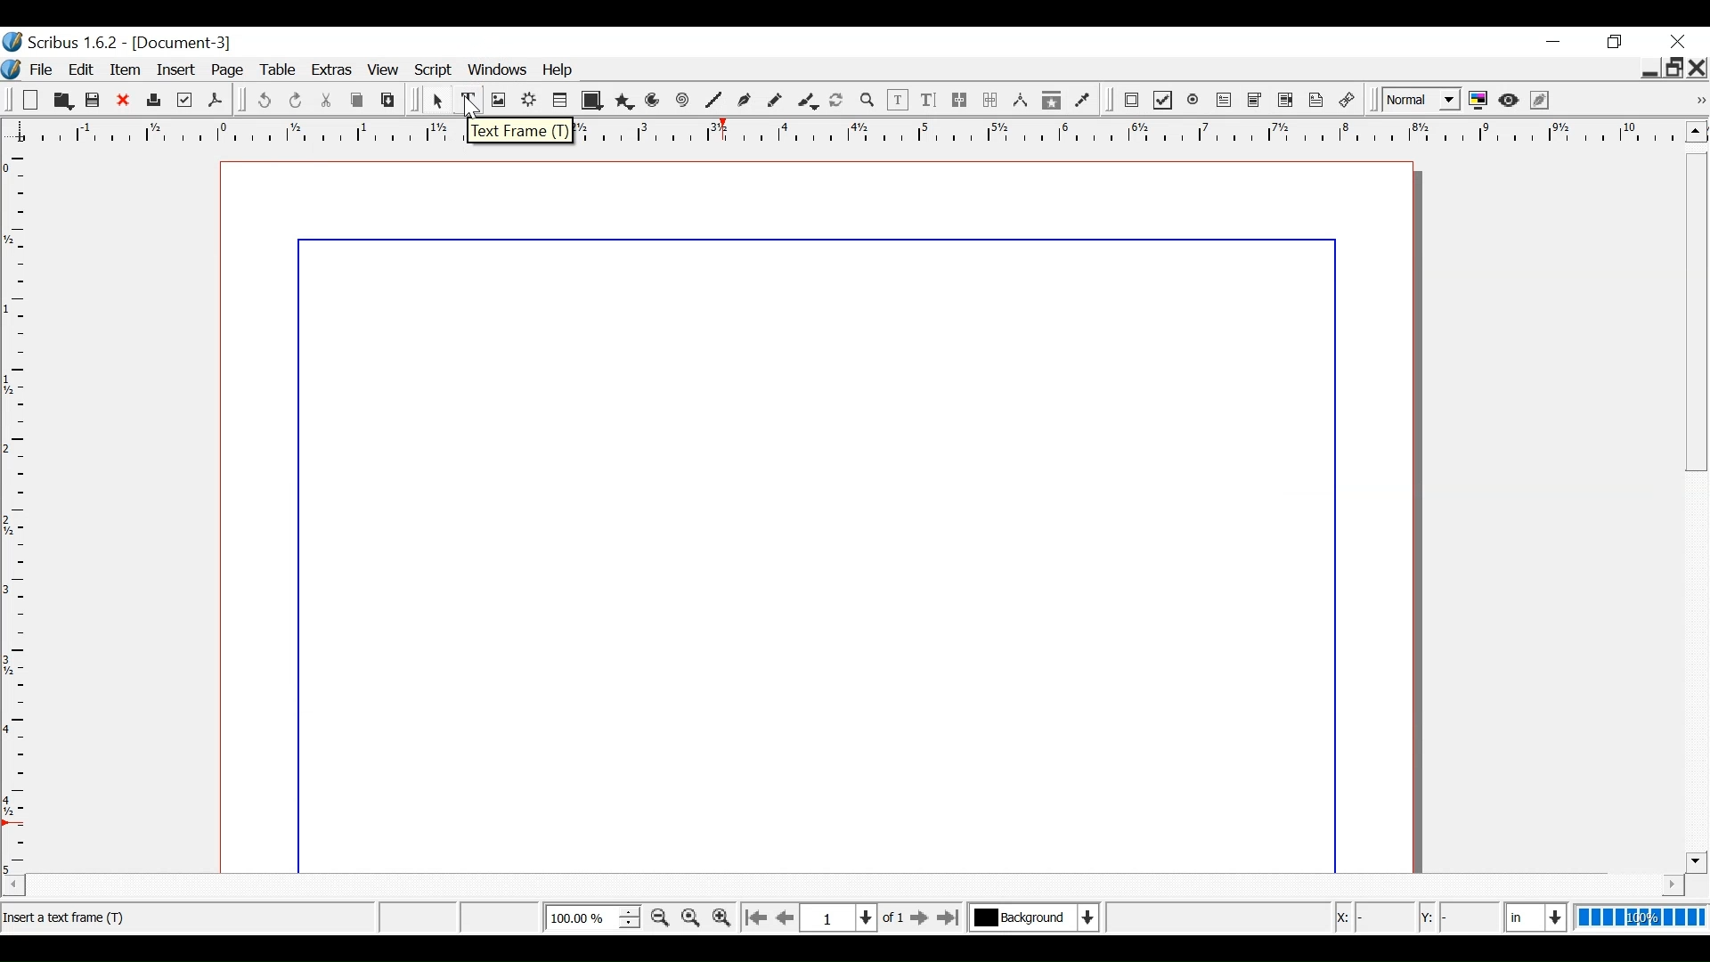 This screenshot has width=1710, height=962. I want to click on of 1, so click(892, 919).